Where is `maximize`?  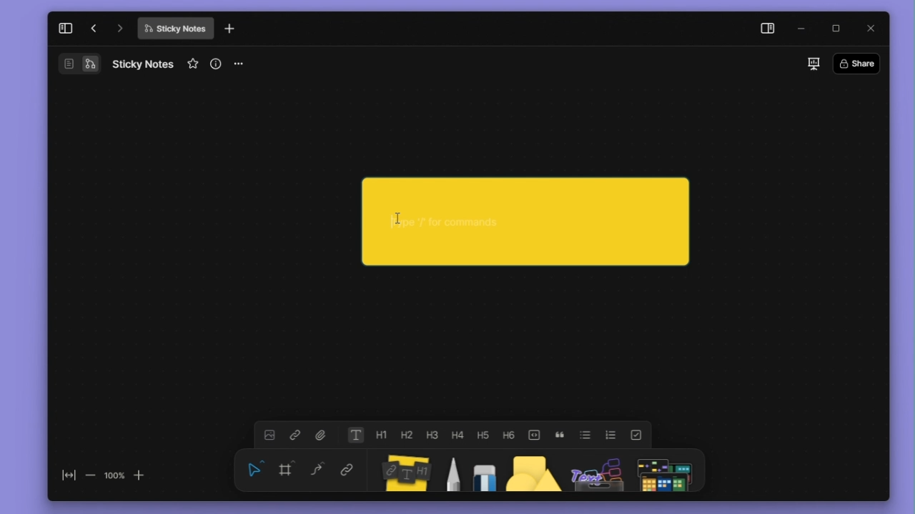 maximize is located at coordinates (836, 29).